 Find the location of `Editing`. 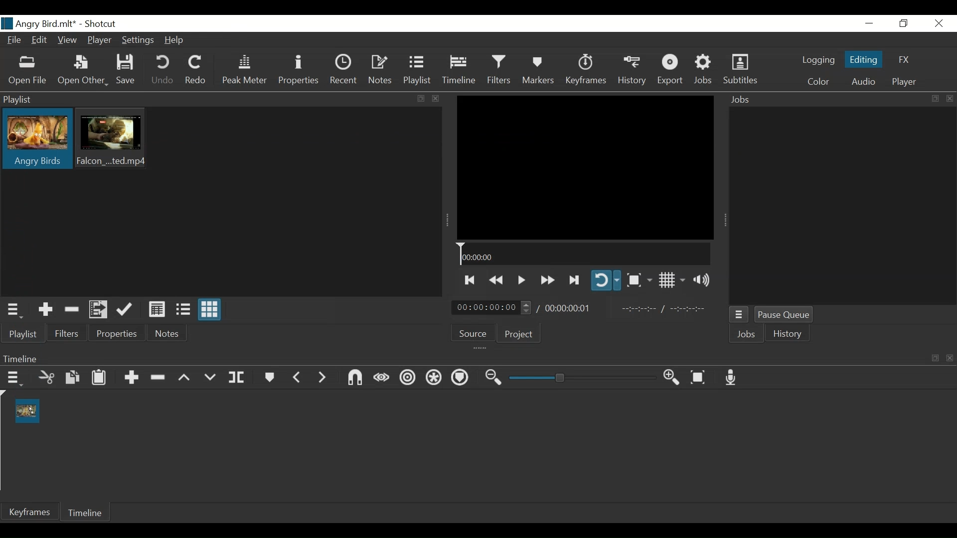

Editing is located at coordinates (864, 61).